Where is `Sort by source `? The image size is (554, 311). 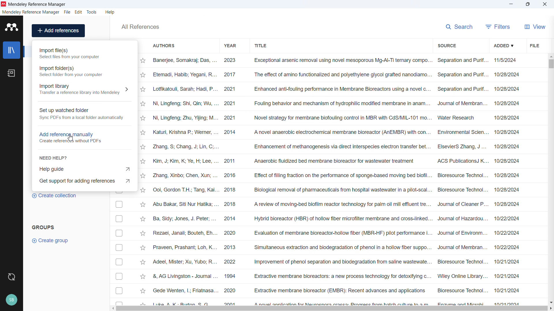 Sort by source  is located at coordinates (447, 46).